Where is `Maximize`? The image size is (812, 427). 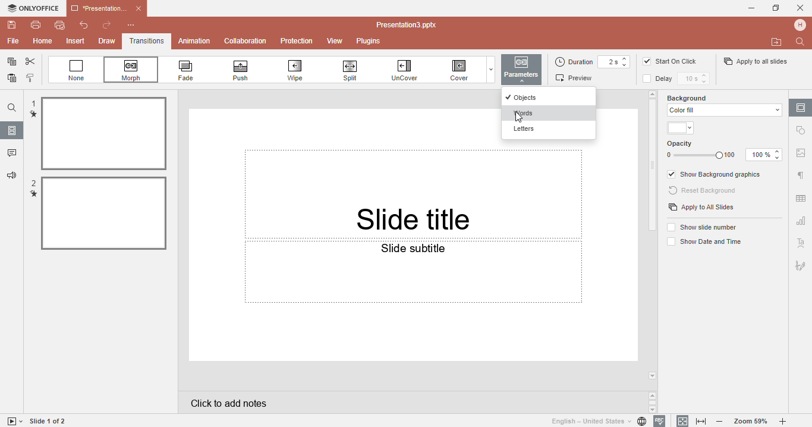
Maximize is located at coordinates (776, 7).